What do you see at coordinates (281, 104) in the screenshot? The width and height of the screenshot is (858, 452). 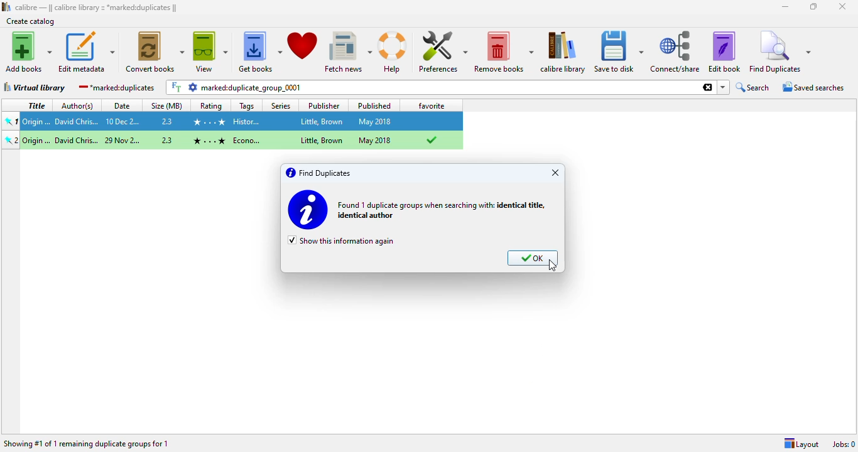 I see `series` at bounding box center [281, 104].